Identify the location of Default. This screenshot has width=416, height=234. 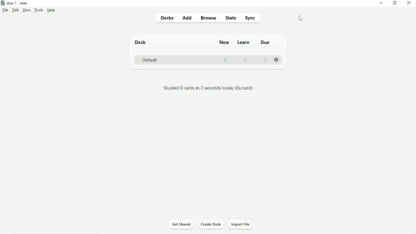
(150, 60).